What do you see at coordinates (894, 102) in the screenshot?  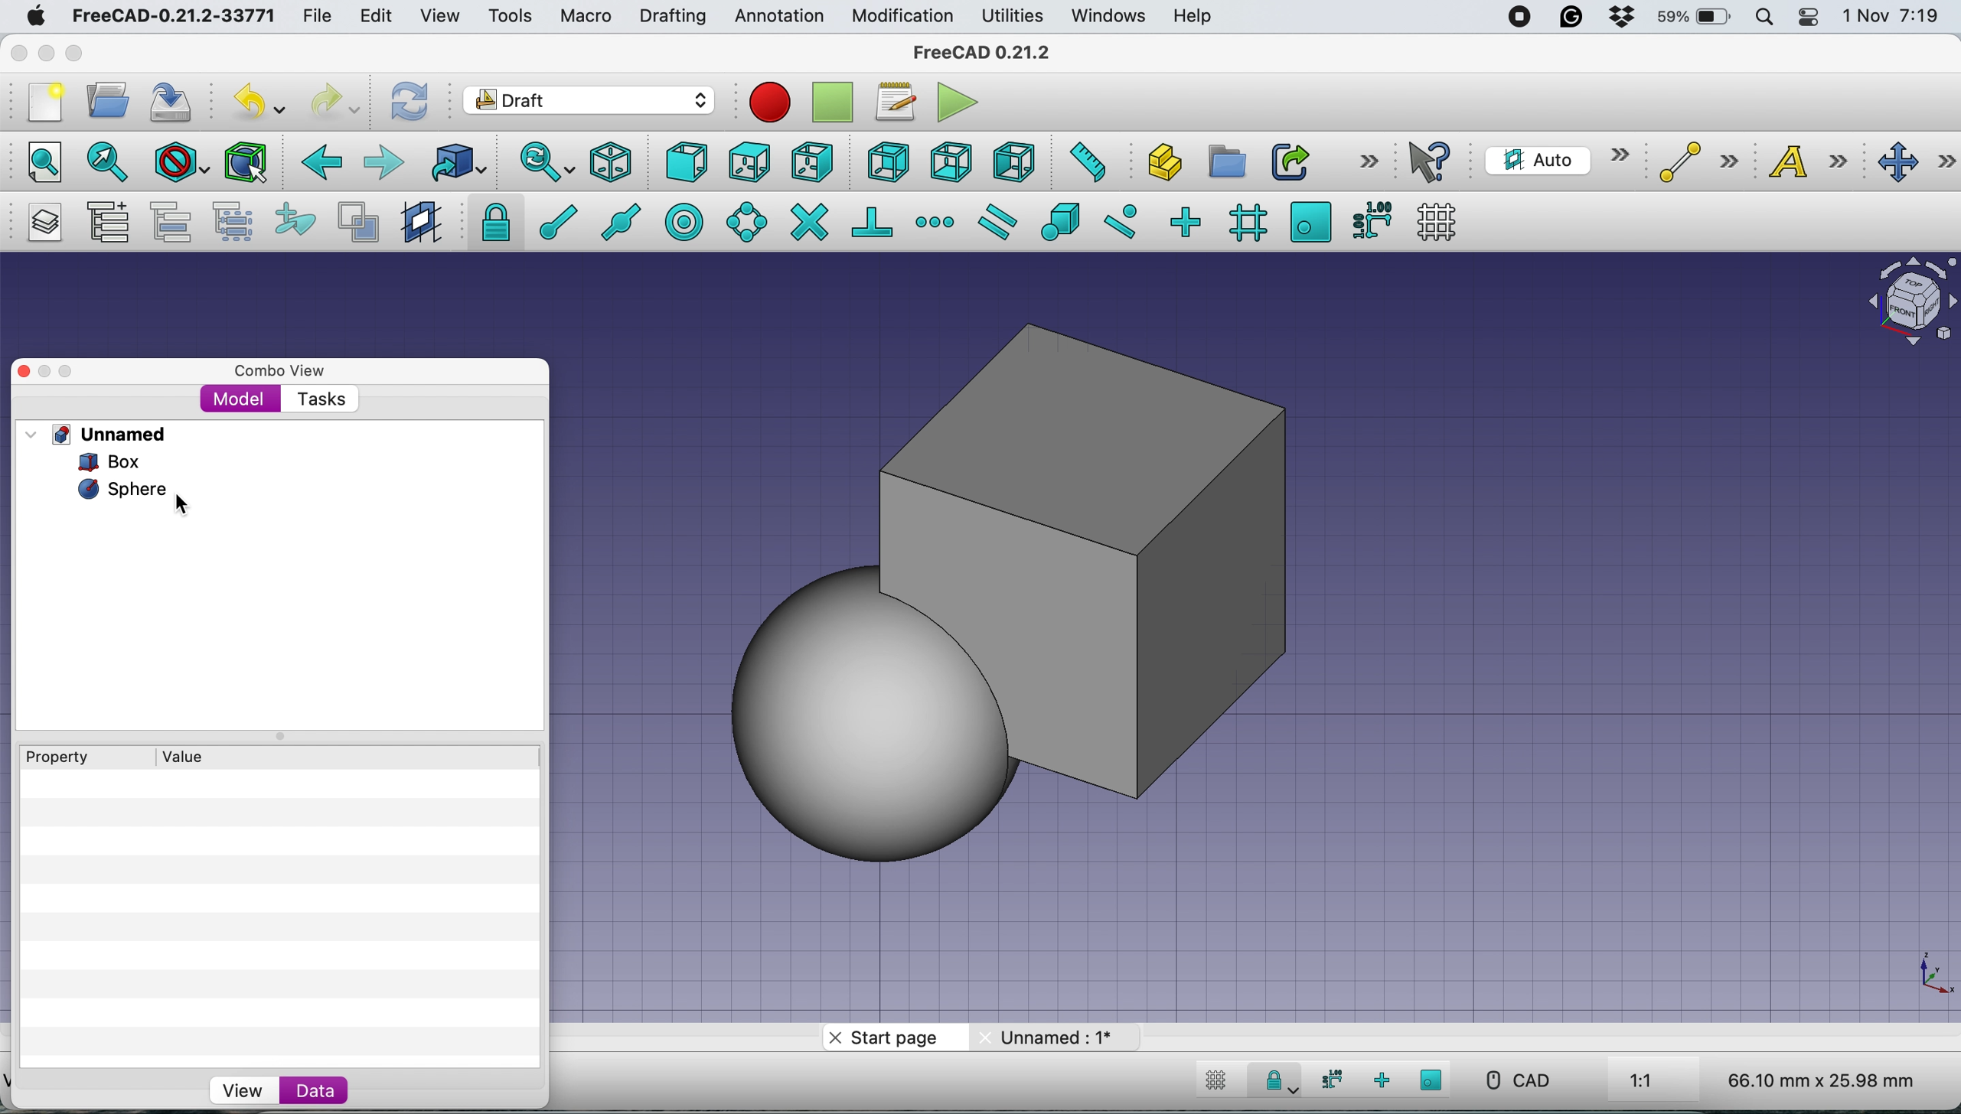 I see `macros` at bounding box center [894, 102].